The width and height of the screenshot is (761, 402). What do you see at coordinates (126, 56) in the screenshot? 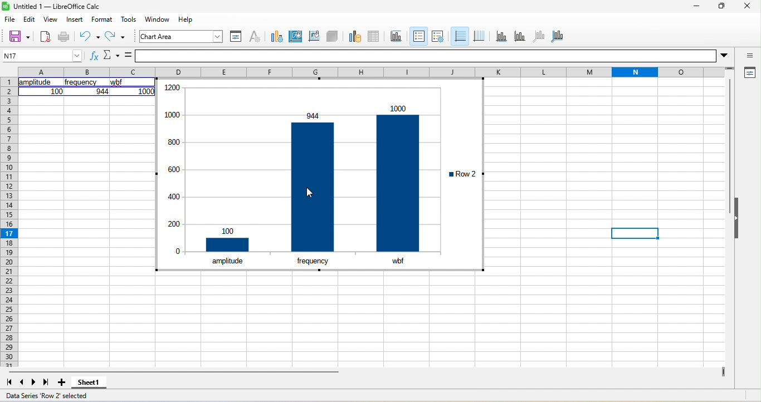
I see `formula` at bounding box center [126, 56].